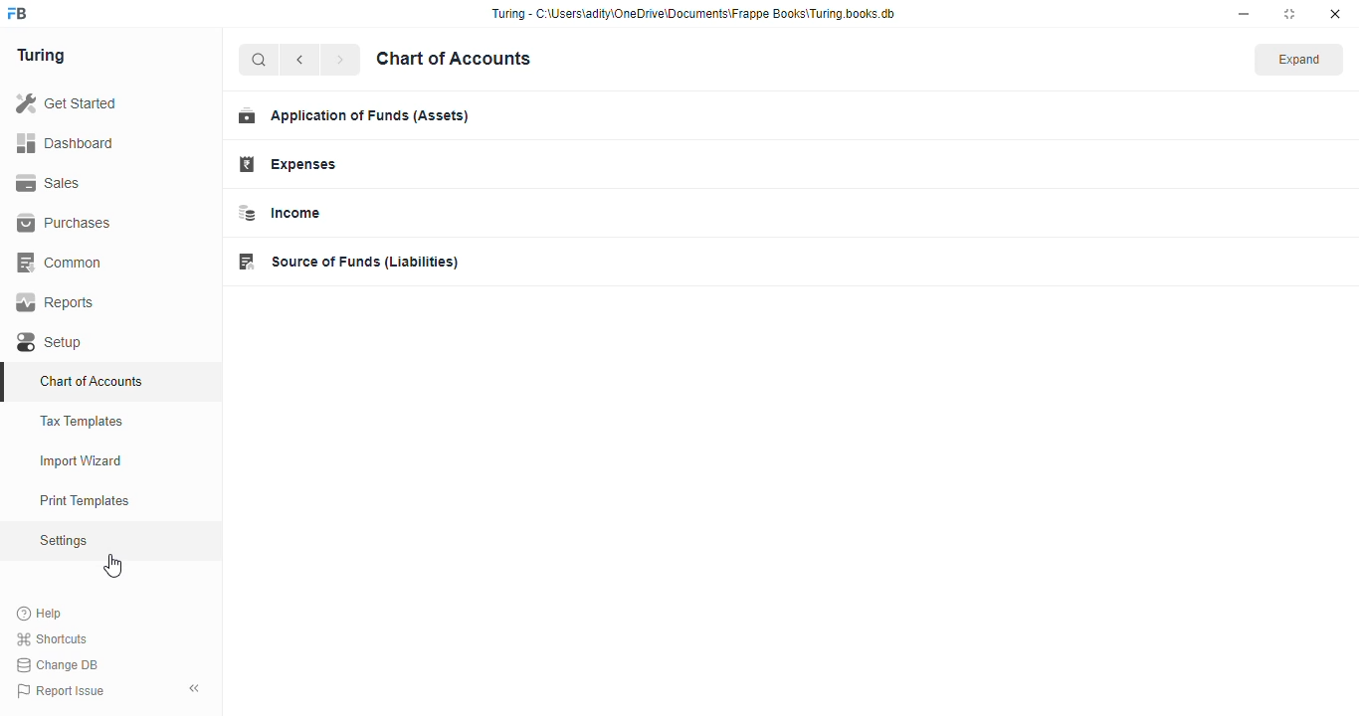 The height and width of the screenshot is (716, 1359). What do you see at coordinates (107, 302) in the screenshot?
I see `Reports.` at bounding box center [107, 302].